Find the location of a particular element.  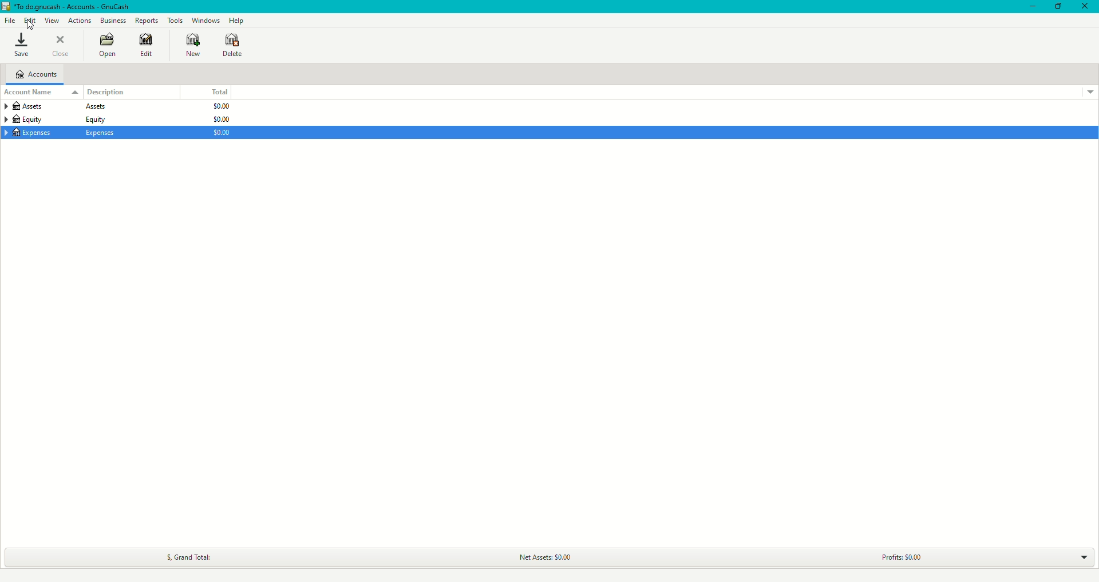

Close is located at coordinates (1085, 7).